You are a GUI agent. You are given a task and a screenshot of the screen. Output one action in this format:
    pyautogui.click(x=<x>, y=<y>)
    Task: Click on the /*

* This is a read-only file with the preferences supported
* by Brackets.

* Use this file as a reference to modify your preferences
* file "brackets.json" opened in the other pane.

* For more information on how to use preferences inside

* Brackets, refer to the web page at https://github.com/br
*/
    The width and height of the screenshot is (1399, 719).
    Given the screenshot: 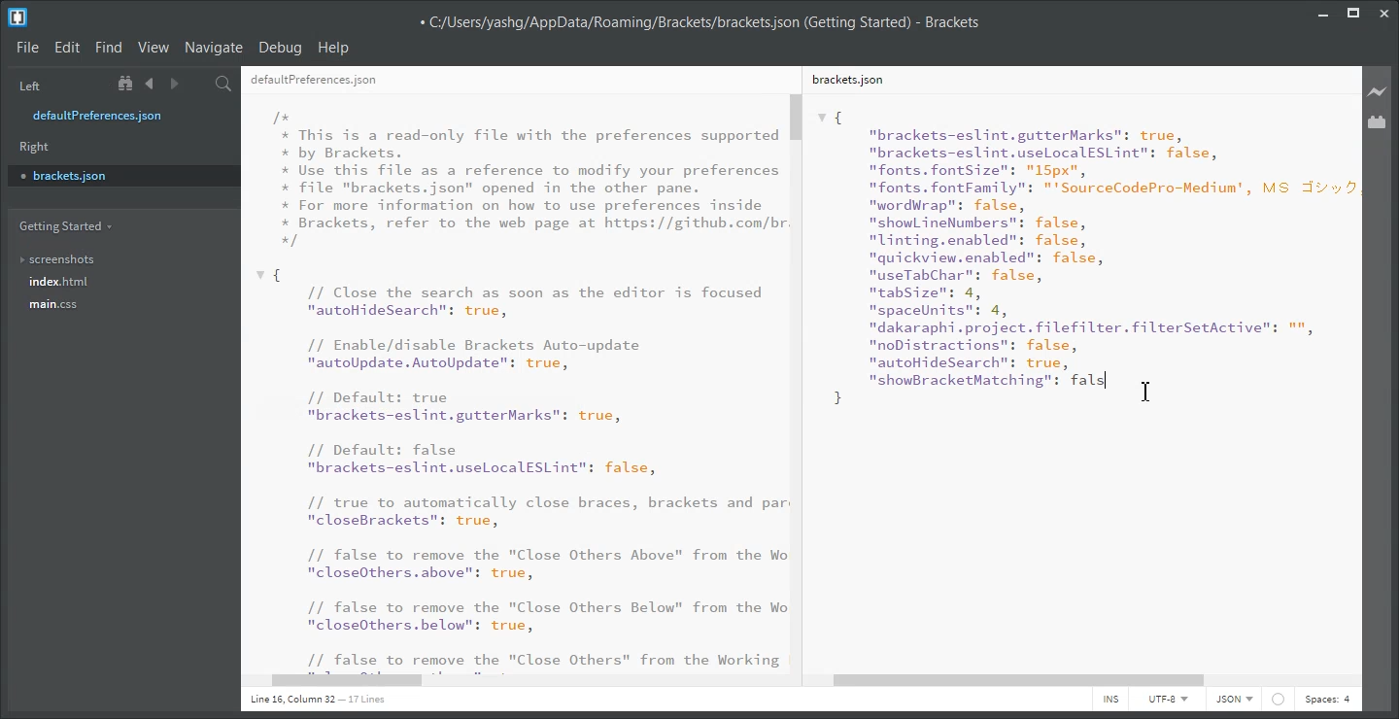 What is the action you would take?
    pyautogui.click(x=530, y=179)
    